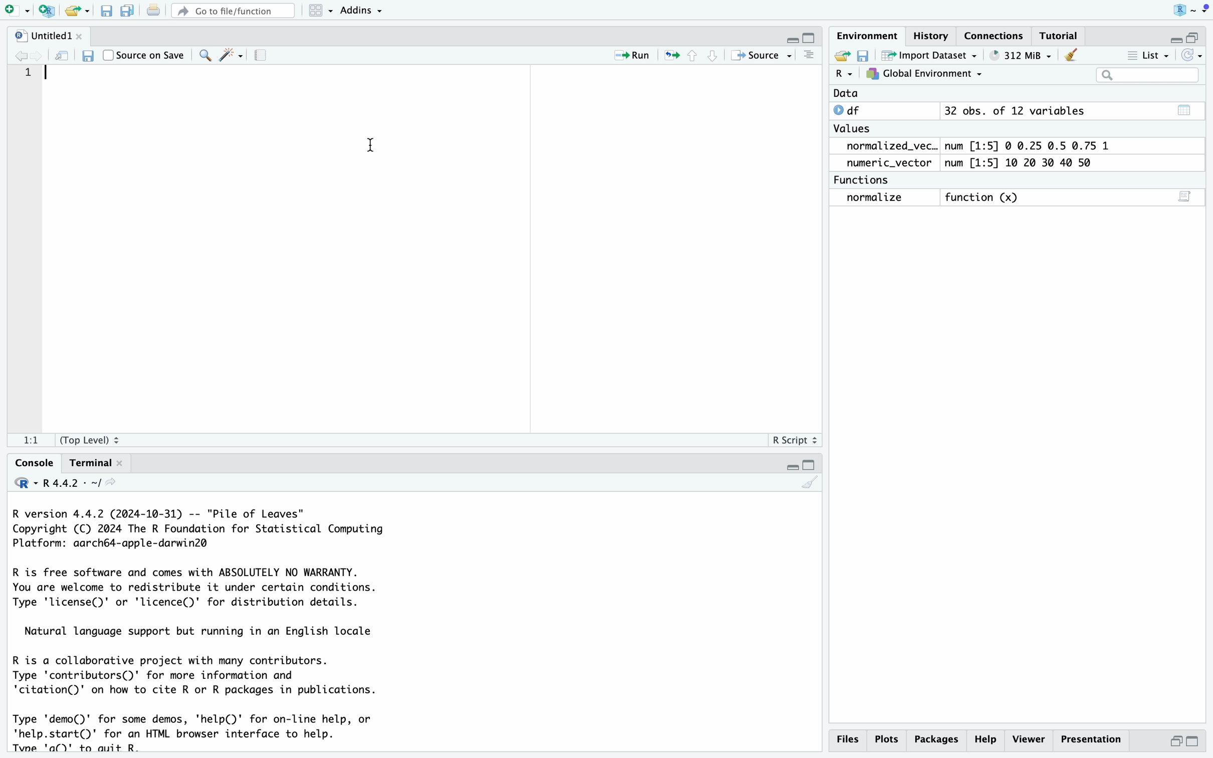  What do you see at coordinates (144, 53) in the screenshot?
I see `Source on Save` at bounding box center [144, 53].